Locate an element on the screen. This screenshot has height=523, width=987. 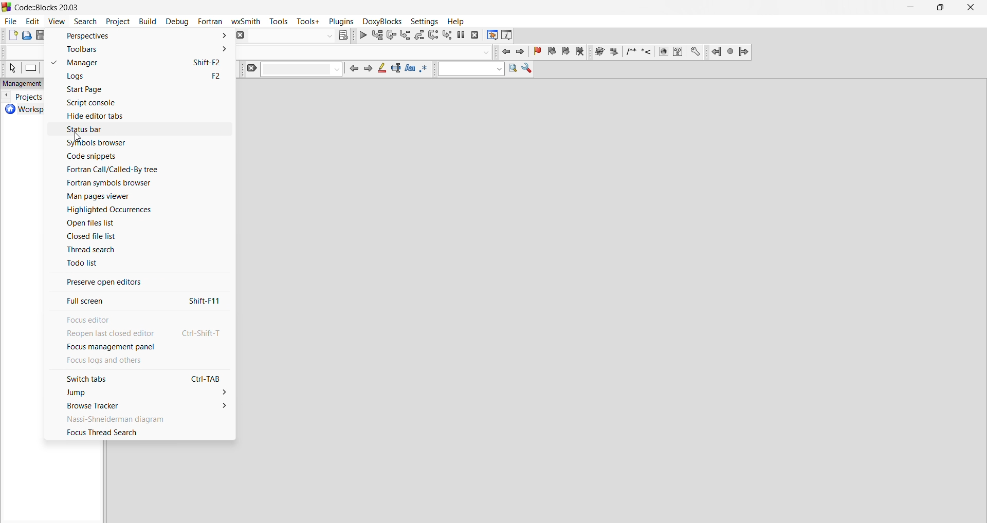
toolbars is located at coordinates (138, 50).